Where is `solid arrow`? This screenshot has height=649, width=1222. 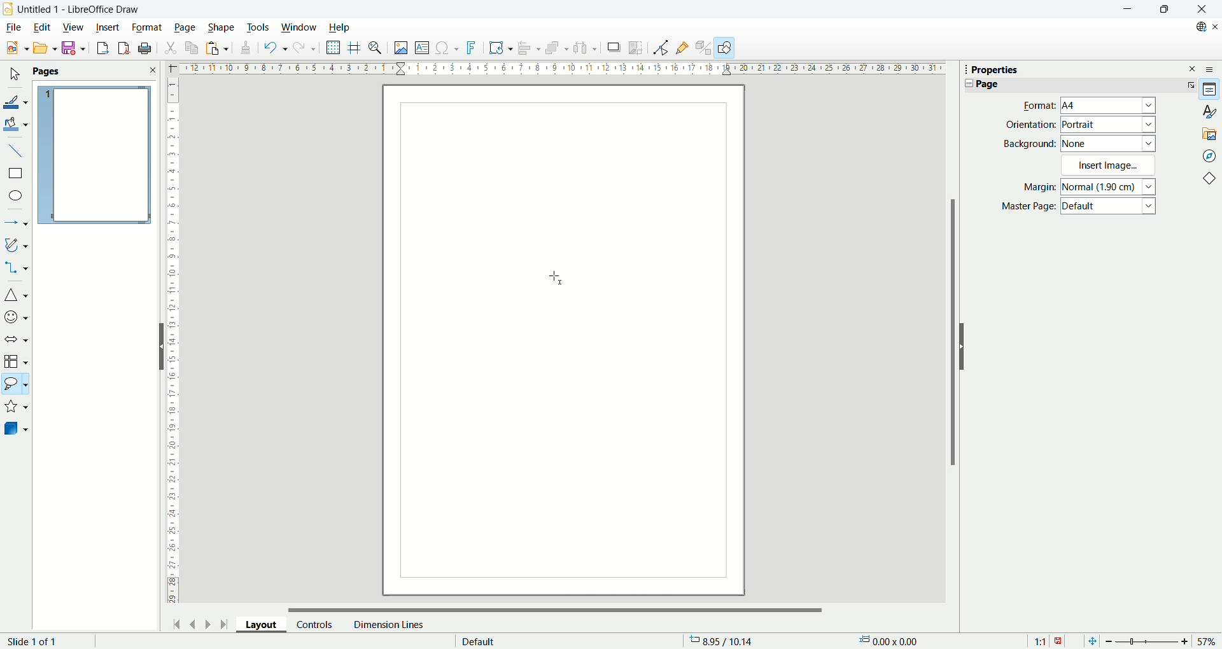 solid arrow is located at coordinates (17, 338).